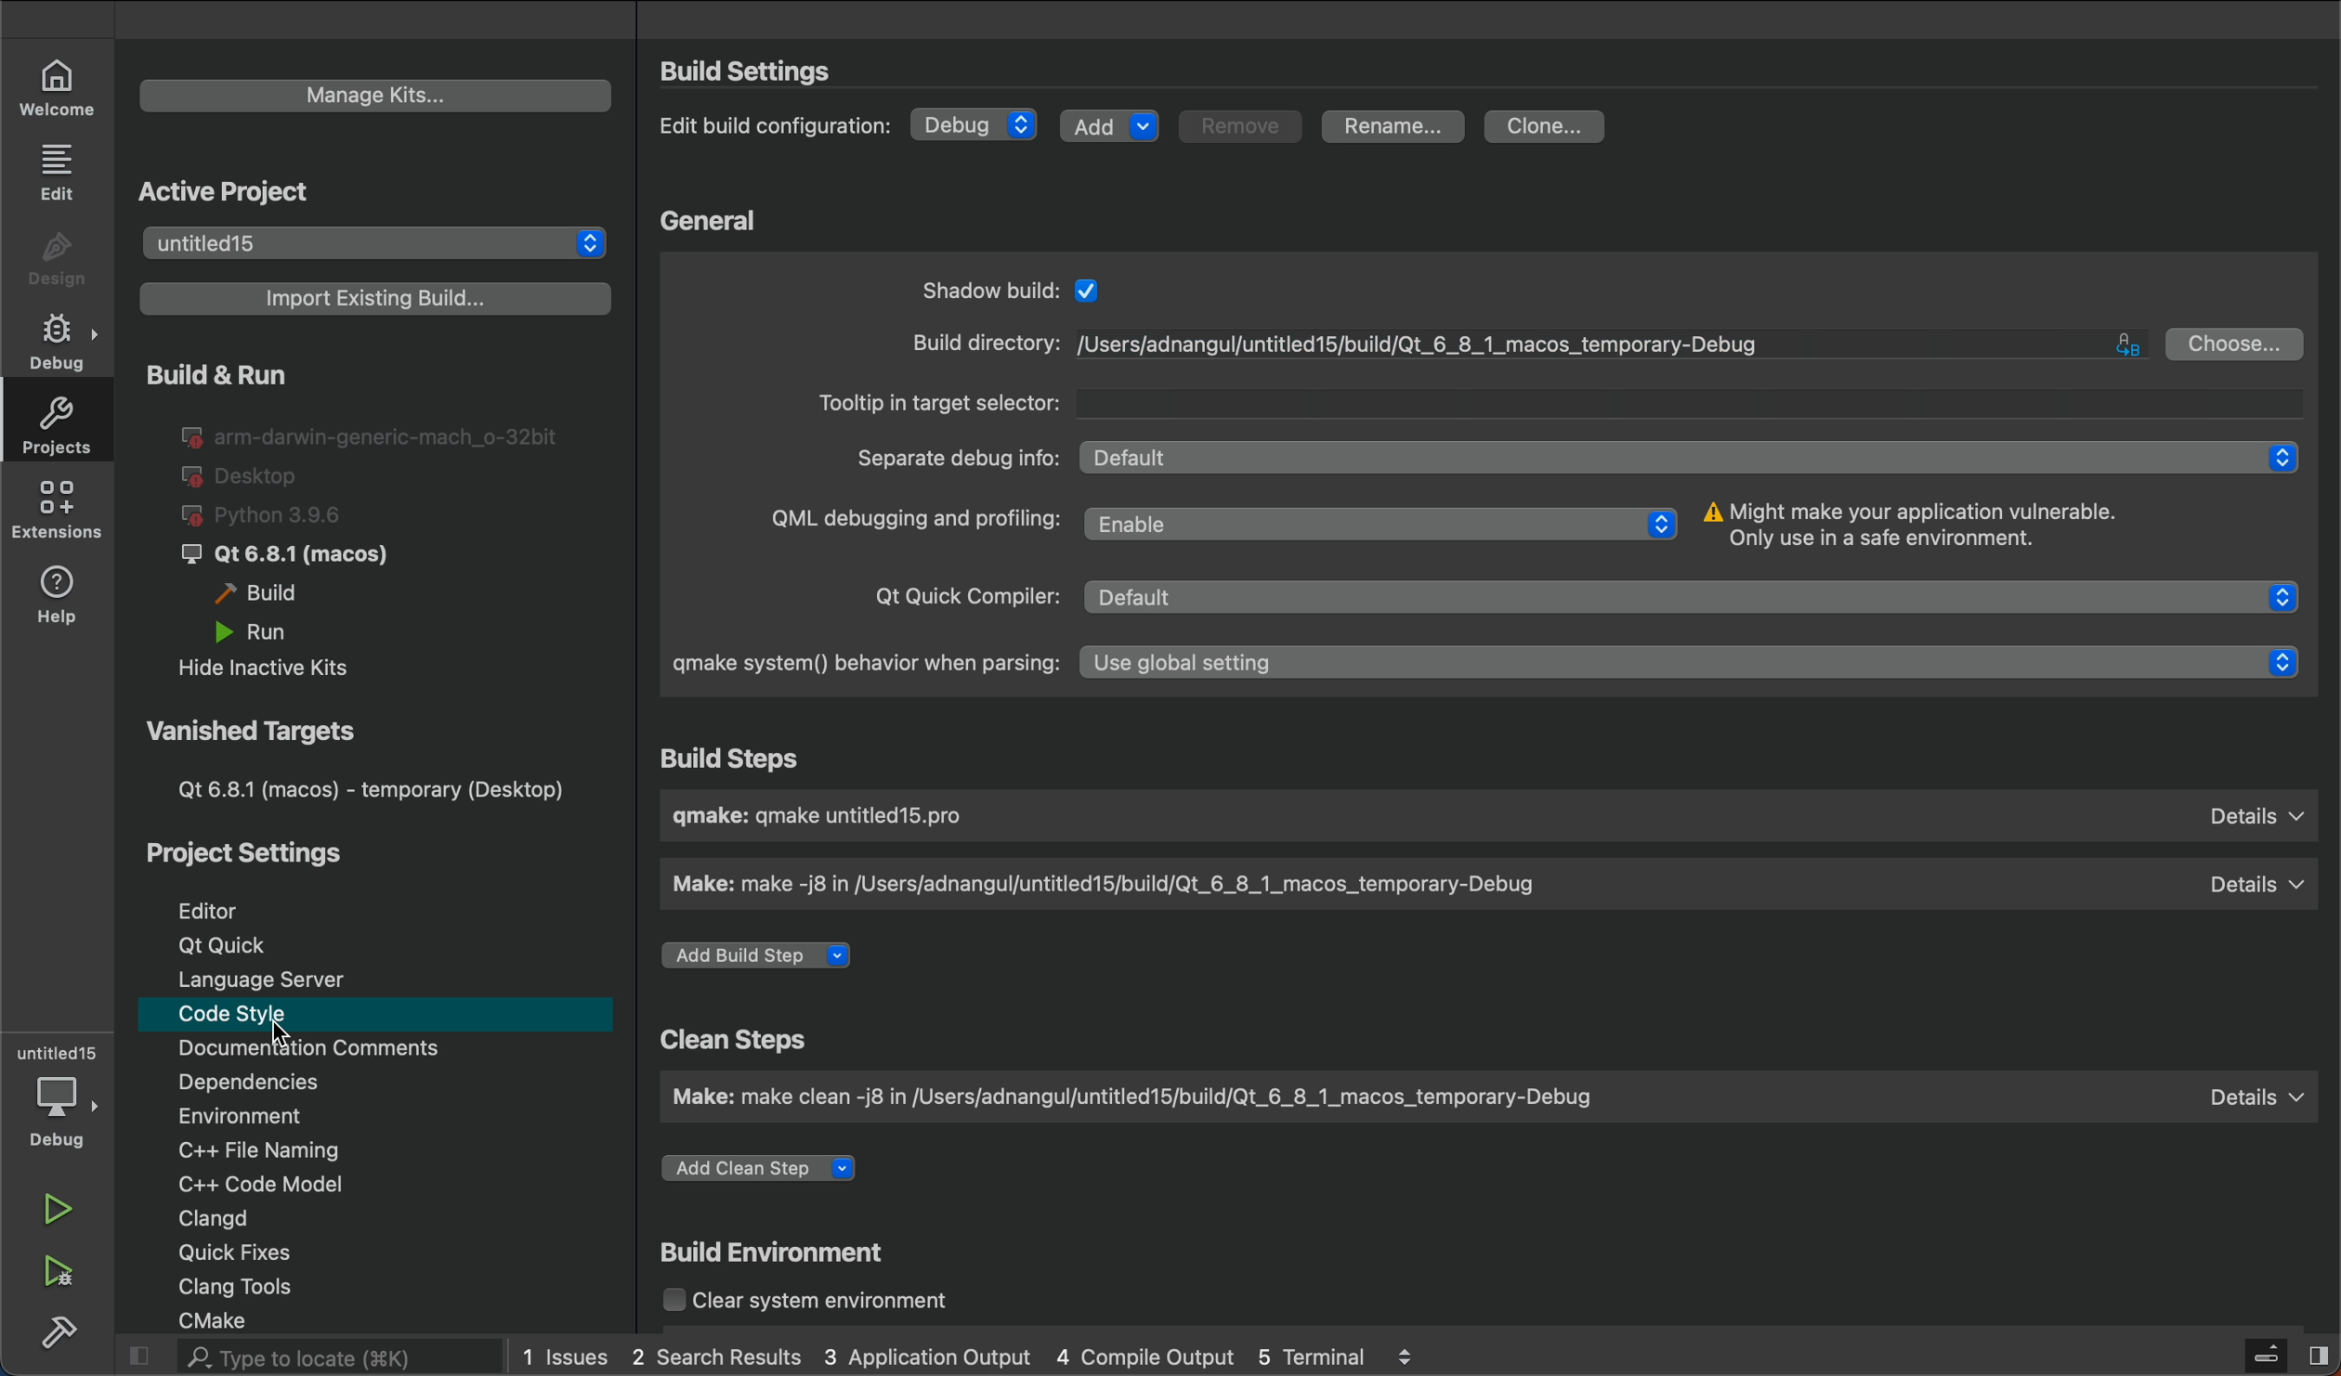 Image resolution: width=2341 pixels, height=1376 pixels. I want to click on remove, so click(1238, 123).